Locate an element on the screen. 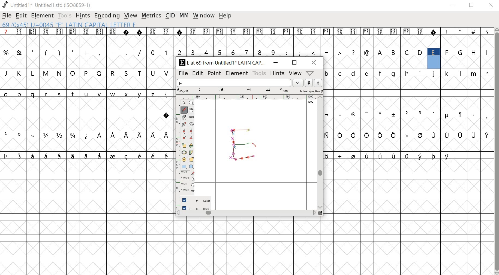  Spiro is located at coordinates (191, 124).